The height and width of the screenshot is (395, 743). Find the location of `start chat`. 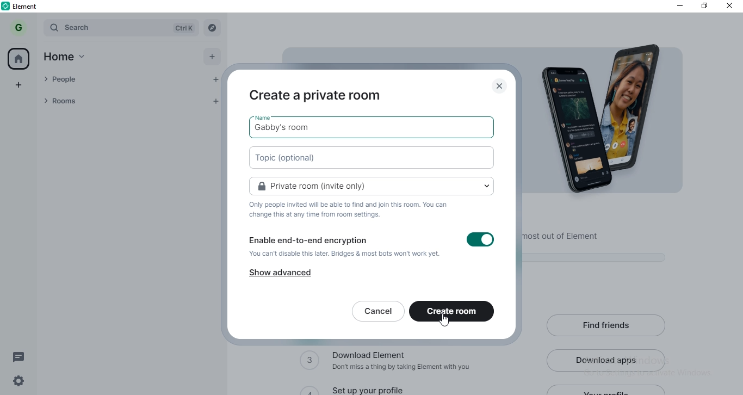

start chat is located at coordinates (215, 81).